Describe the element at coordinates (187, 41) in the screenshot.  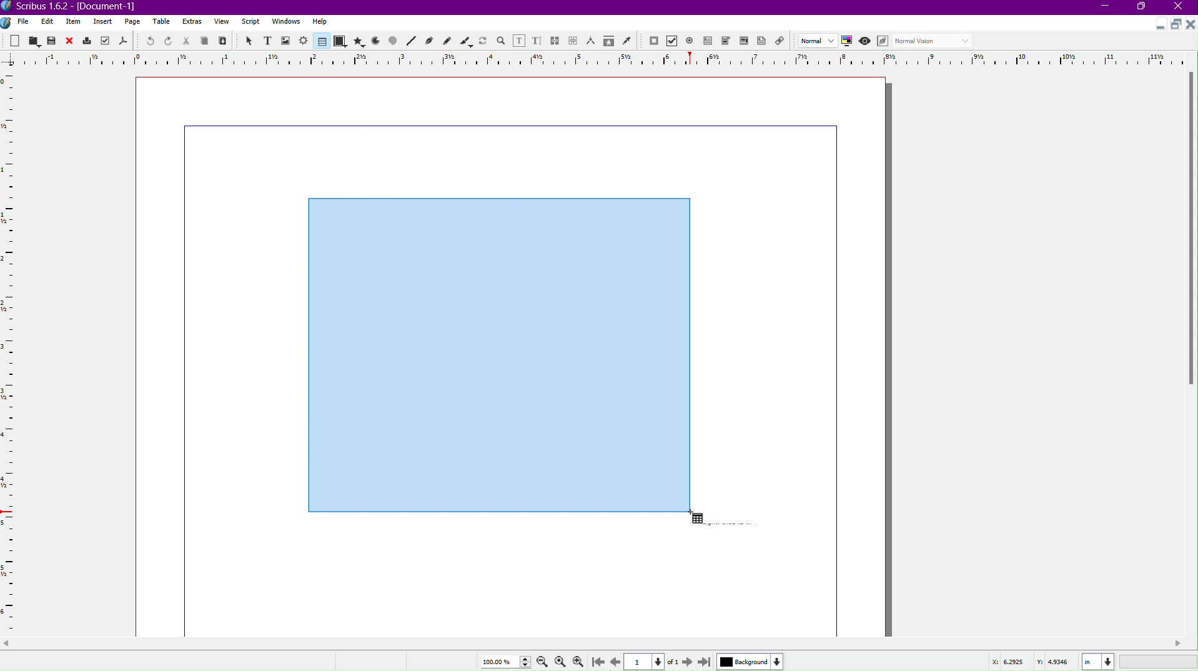
I see `Cut` at that location.